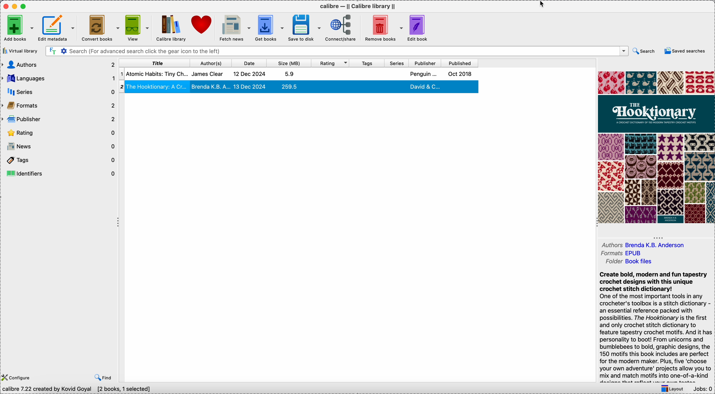 Image resolution: width=715 pixels, height=394 pixels. What do you see at coordinates (59, 78) in the screenshot?
I see `languages` at bounding box center [59, 78].